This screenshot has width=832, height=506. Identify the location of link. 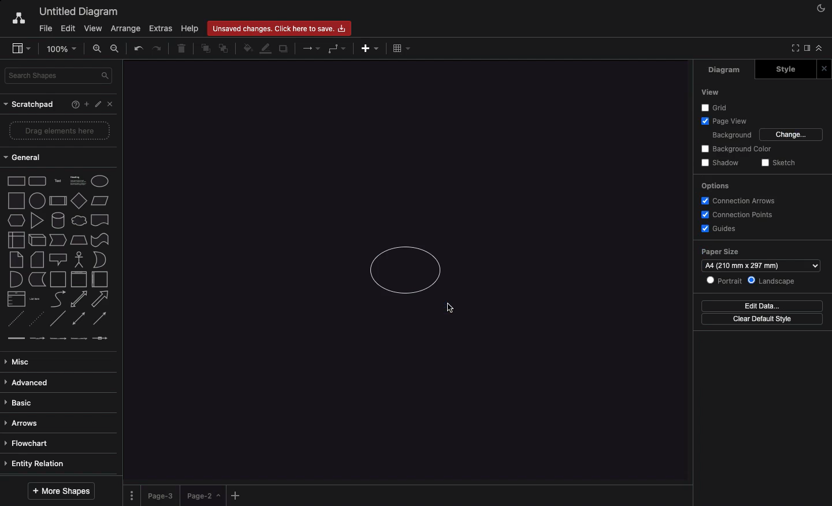
(16, 338).